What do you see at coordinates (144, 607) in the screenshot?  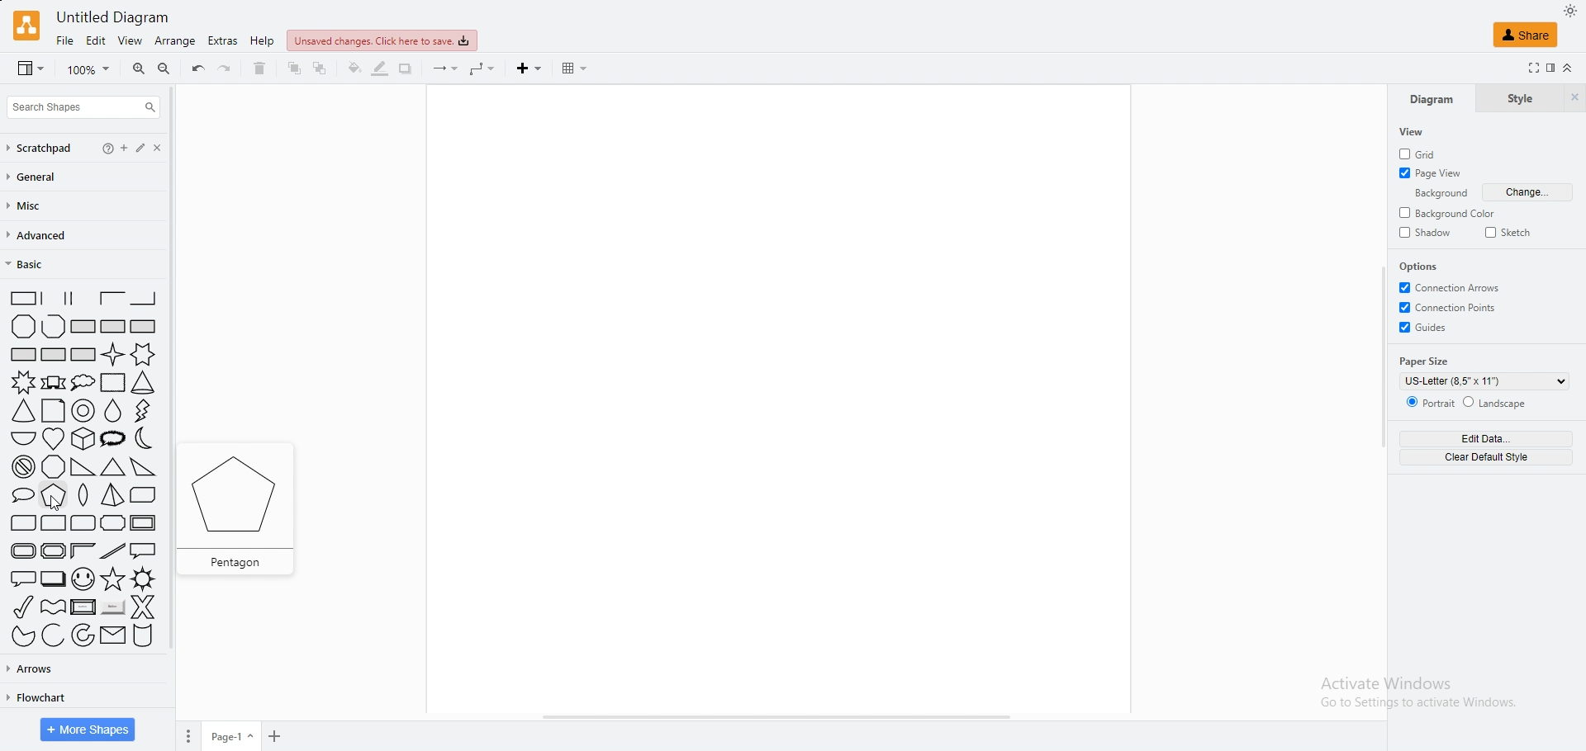 I see `X` at bounding box center [144, 607].